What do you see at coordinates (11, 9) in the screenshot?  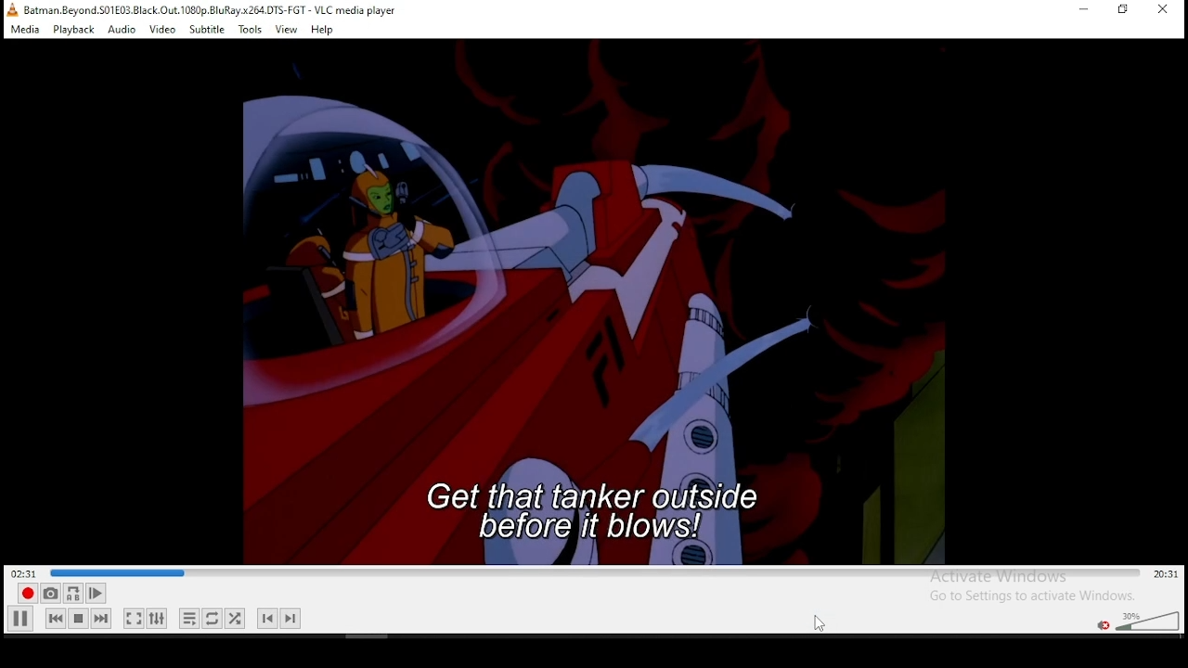 I see `VLC icon` at bounding box center [11, 9].